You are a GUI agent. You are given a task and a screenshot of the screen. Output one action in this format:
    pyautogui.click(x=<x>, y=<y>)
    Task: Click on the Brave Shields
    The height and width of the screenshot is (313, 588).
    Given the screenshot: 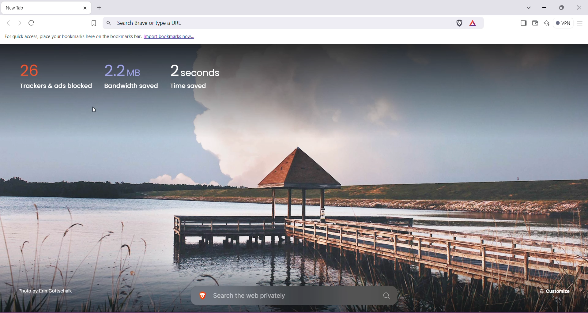 What is the action you would take?
    pyautogui.click(x=460, y=23)
    